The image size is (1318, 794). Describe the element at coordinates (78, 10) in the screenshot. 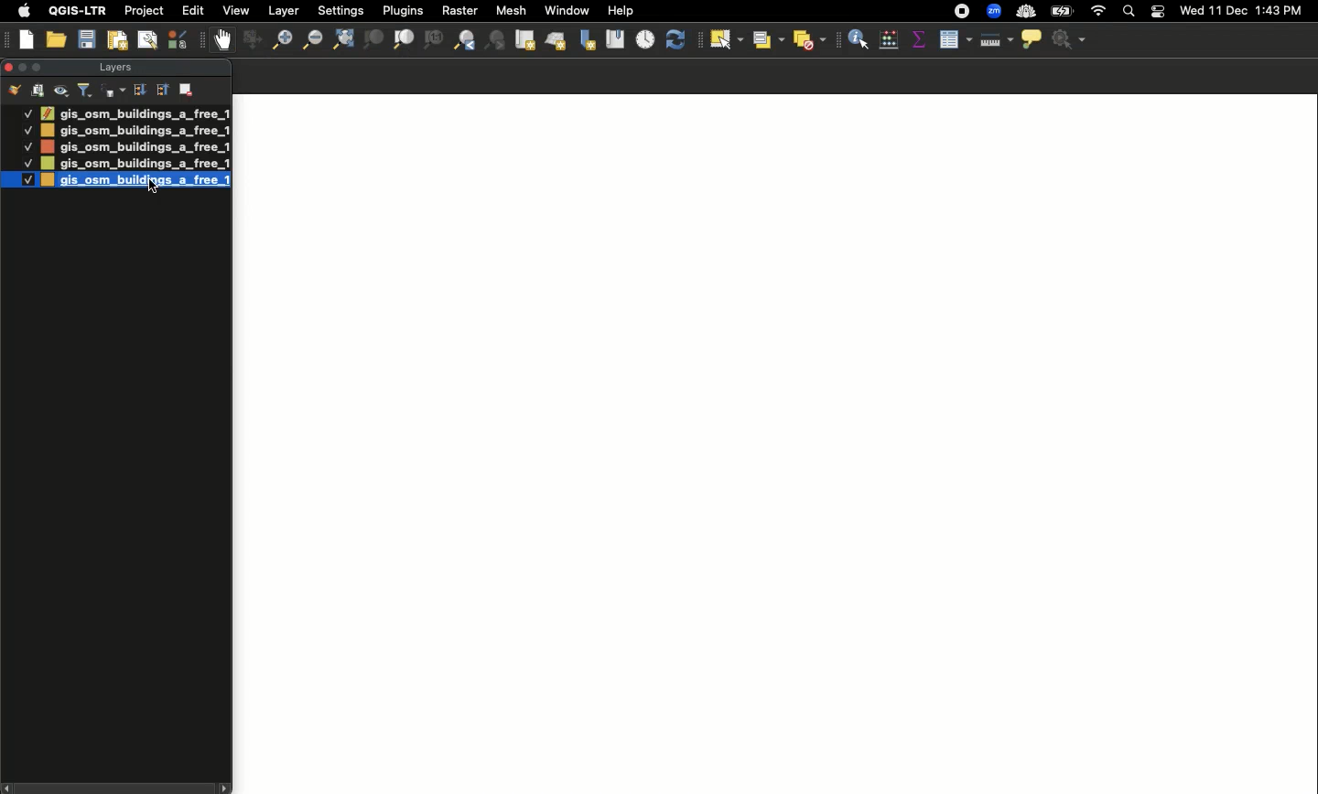

I see `QGIS` at that location.